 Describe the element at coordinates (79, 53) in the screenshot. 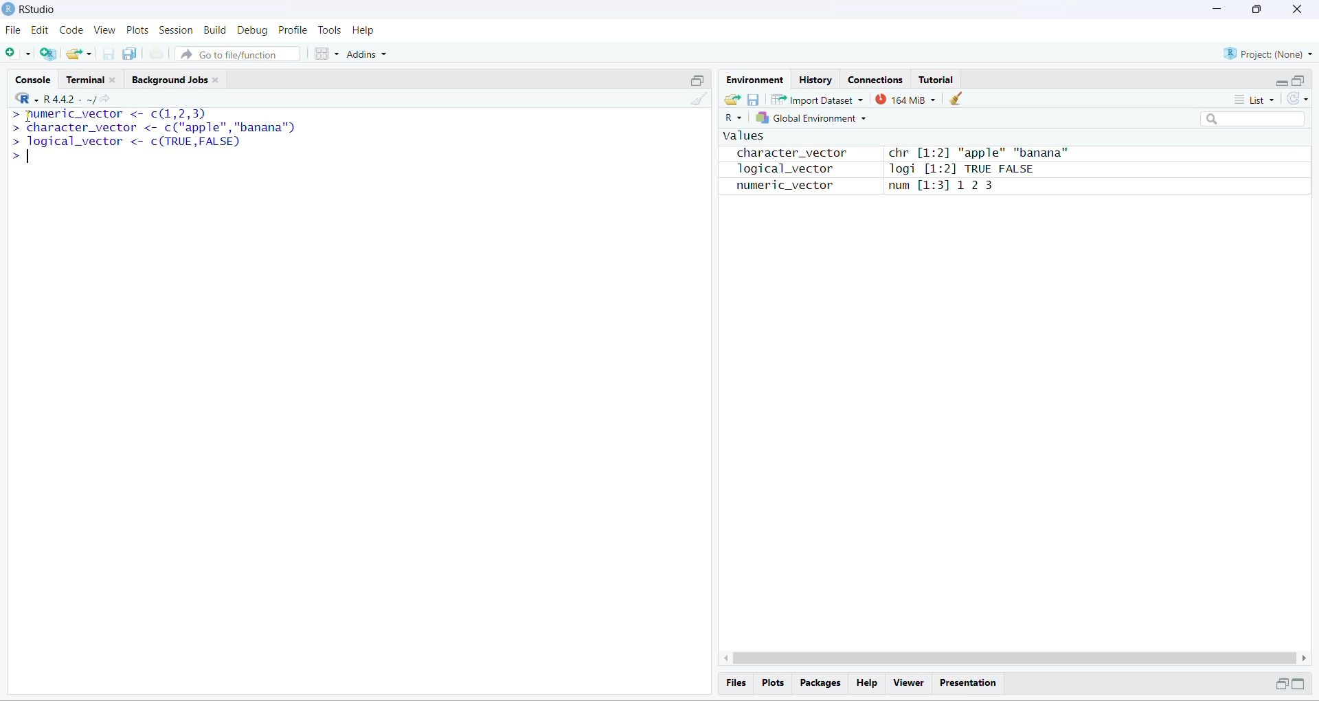

I see `open existing project` at that location.